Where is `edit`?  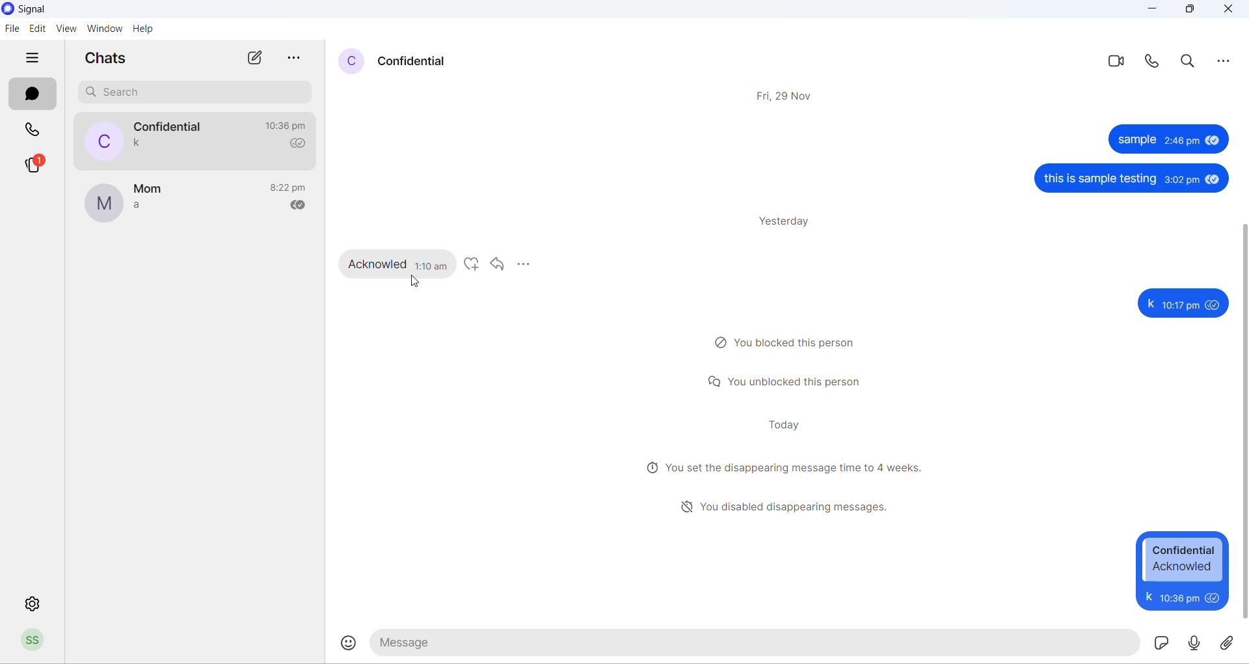
edit is located at coordinates (38, 29).